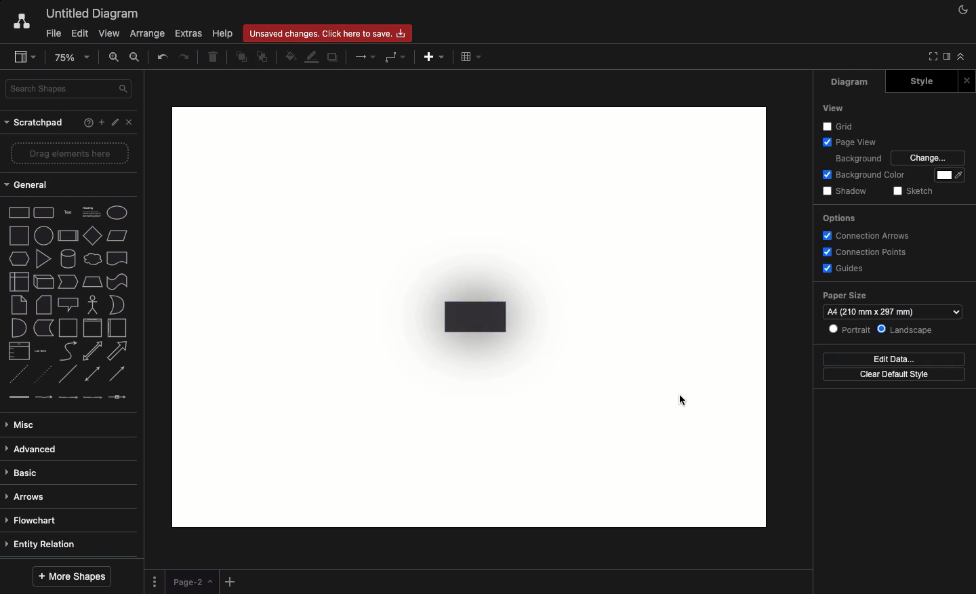 This screenshot has height=594, width=976. I want to click on Page view, so click(849, 142).